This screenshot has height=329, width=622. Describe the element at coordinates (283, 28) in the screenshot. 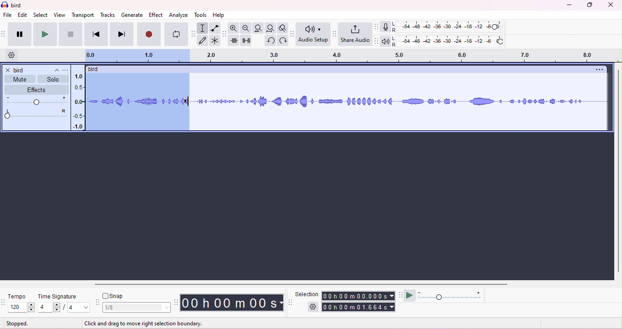

I see `toggle zoom` at that location.